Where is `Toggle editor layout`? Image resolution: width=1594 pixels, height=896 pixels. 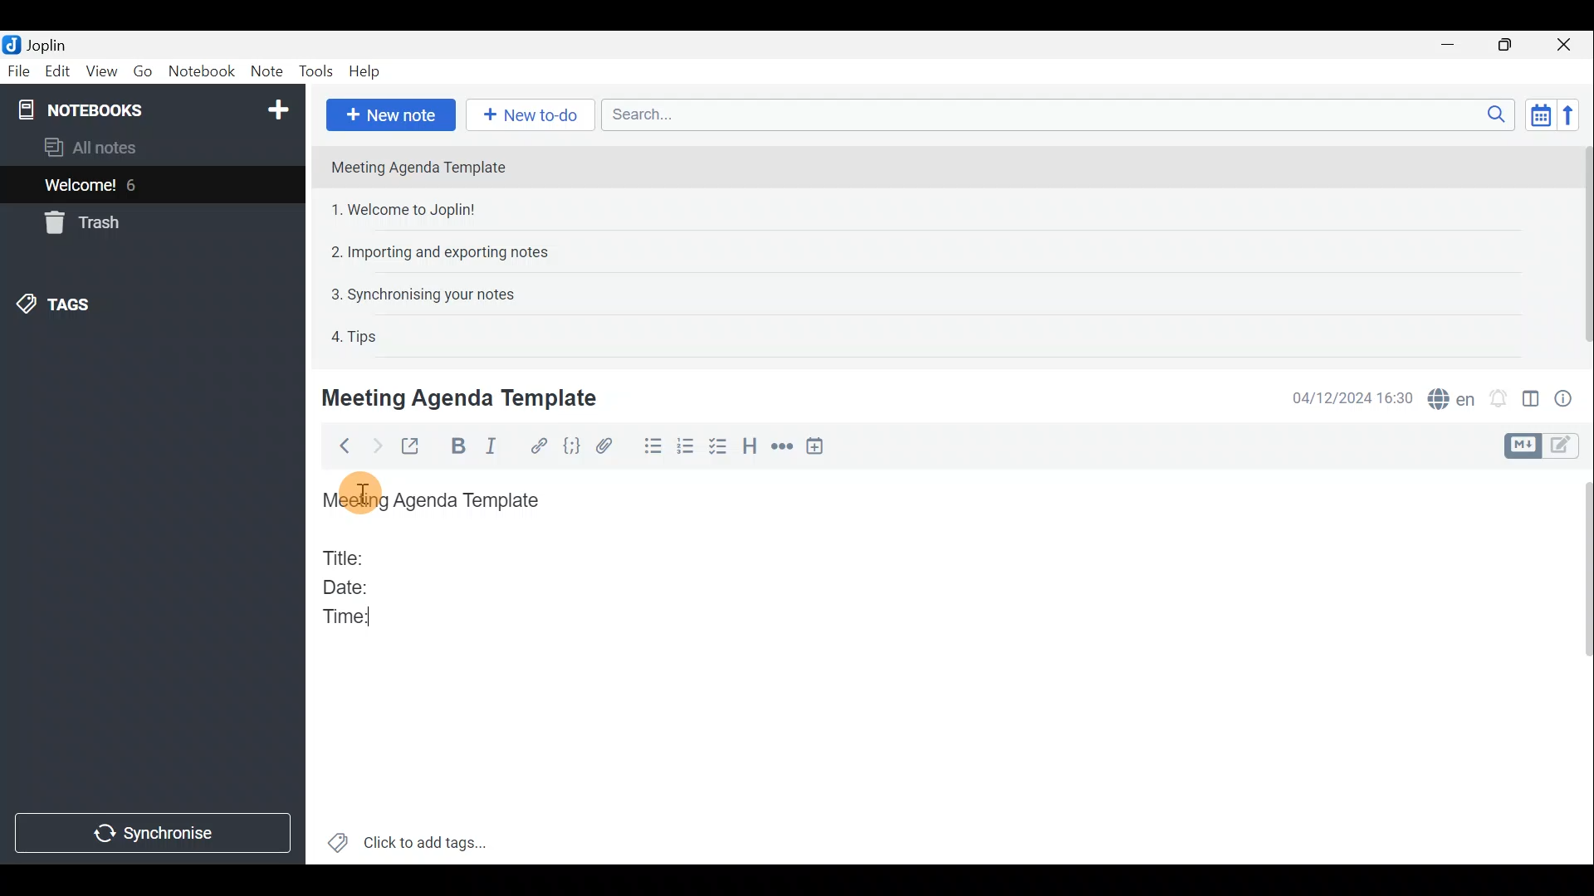
Toggle editor layout is located at coordinates (1532, 402).